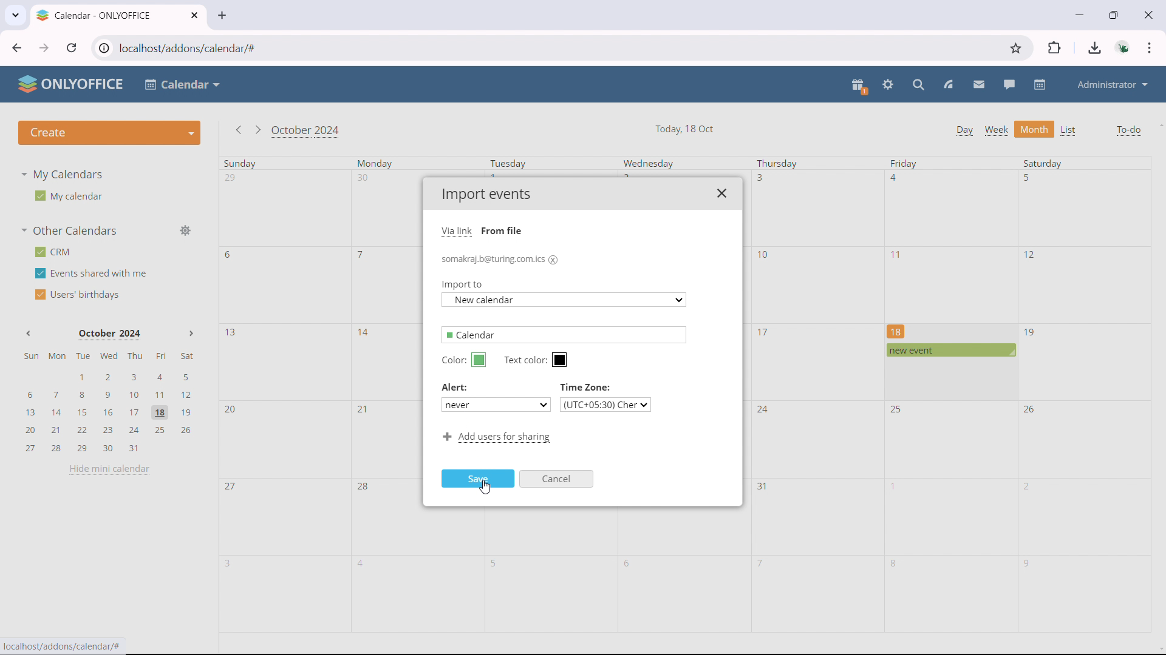 Image resolution: width=1166 pixels, height=655 pixels. What do you see at coordinates (364, 178) in the screenshot?
I see `30` at bounding box center [364, 178].